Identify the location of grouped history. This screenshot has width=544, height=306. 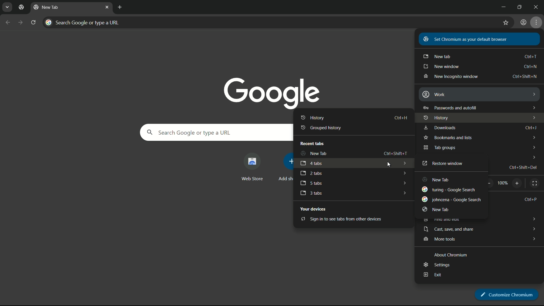
(320, 127).